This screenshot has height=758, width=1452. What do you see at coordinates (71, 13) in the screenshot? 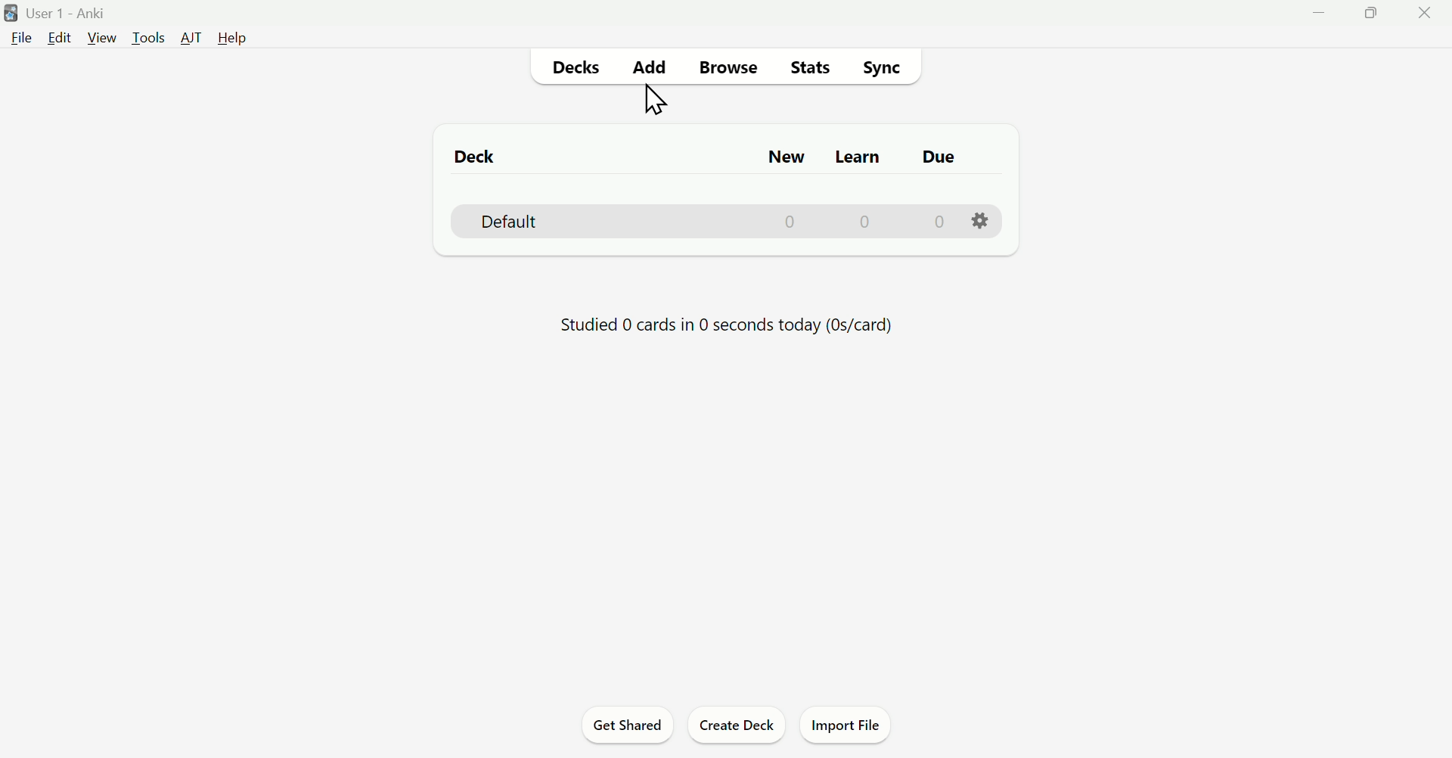
I see `User 1 - Anki` at bounding box center [71, 13].